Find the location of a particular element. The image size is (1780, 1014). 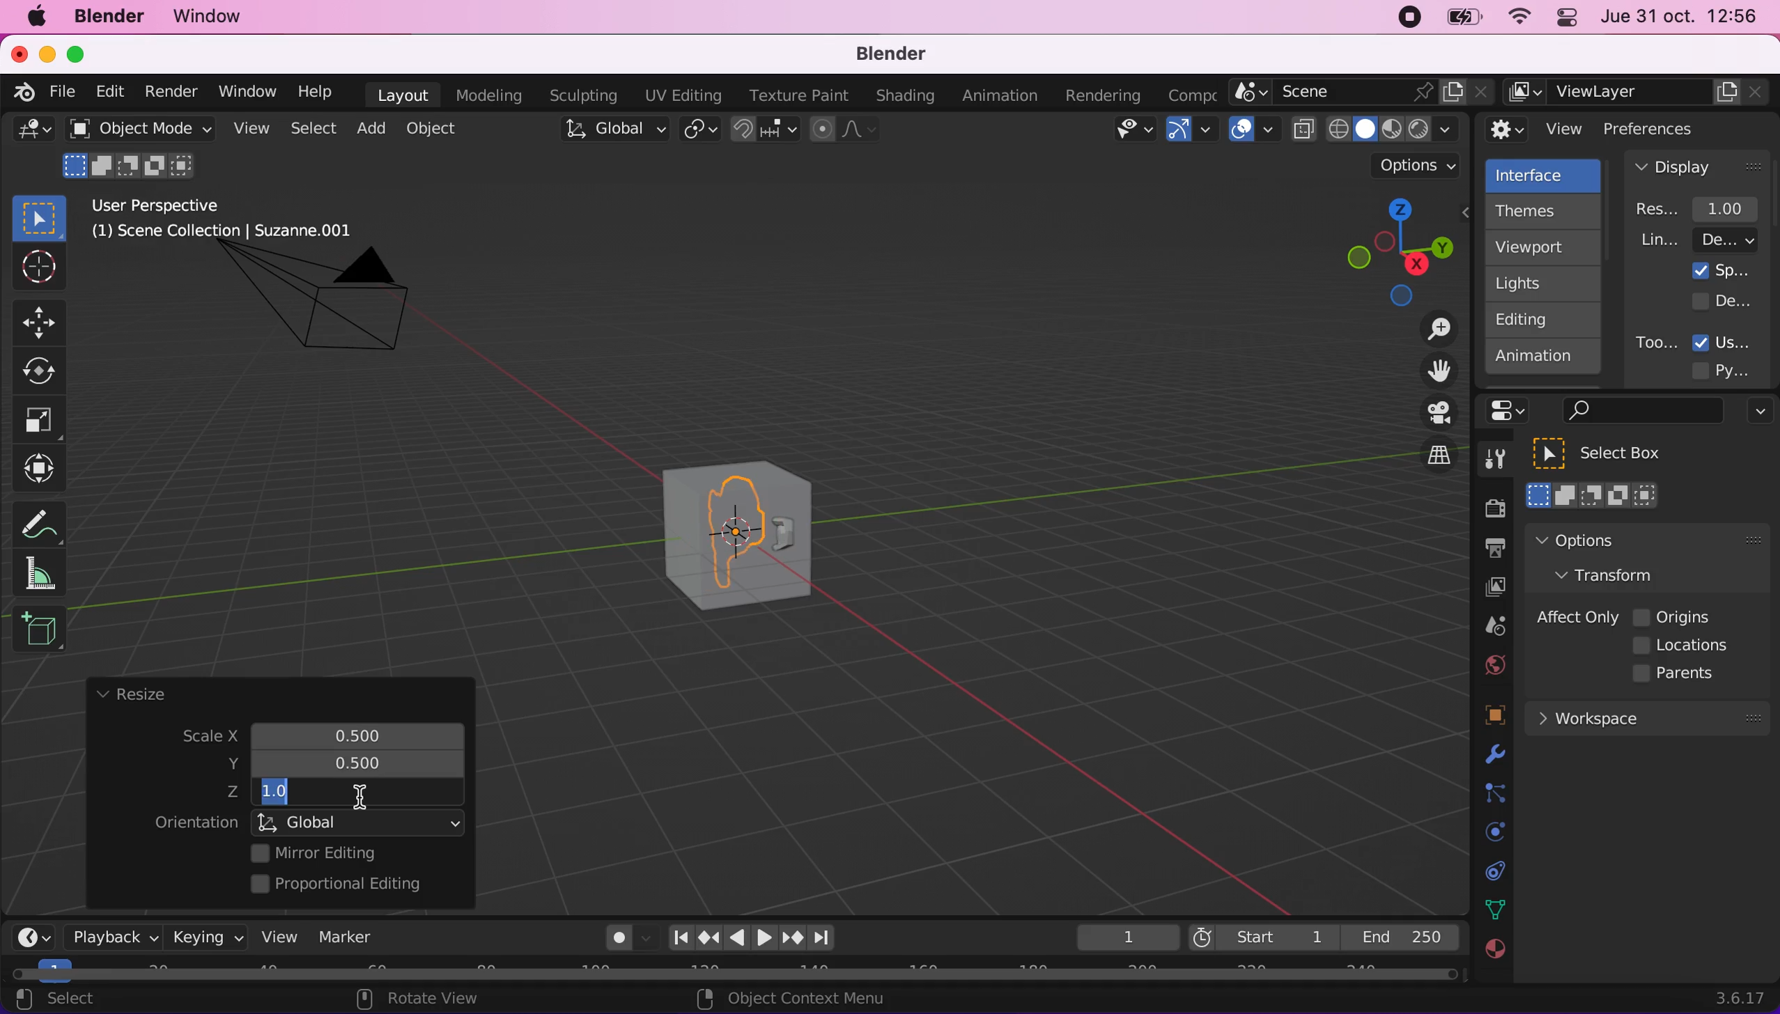

view is located at coordinates (1535, 130).